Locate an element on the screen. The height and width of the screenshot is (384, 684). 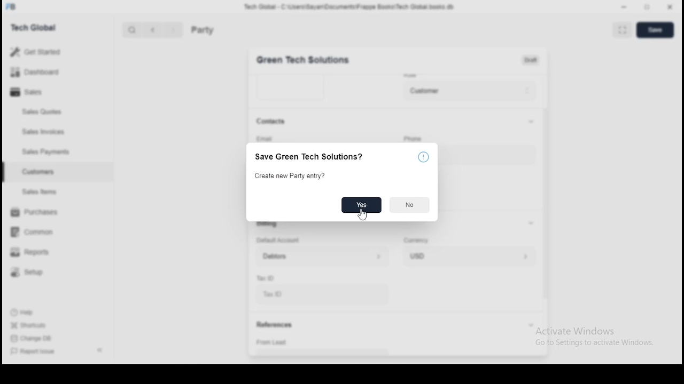
mouse pointer is located at coordinates (362, 216).